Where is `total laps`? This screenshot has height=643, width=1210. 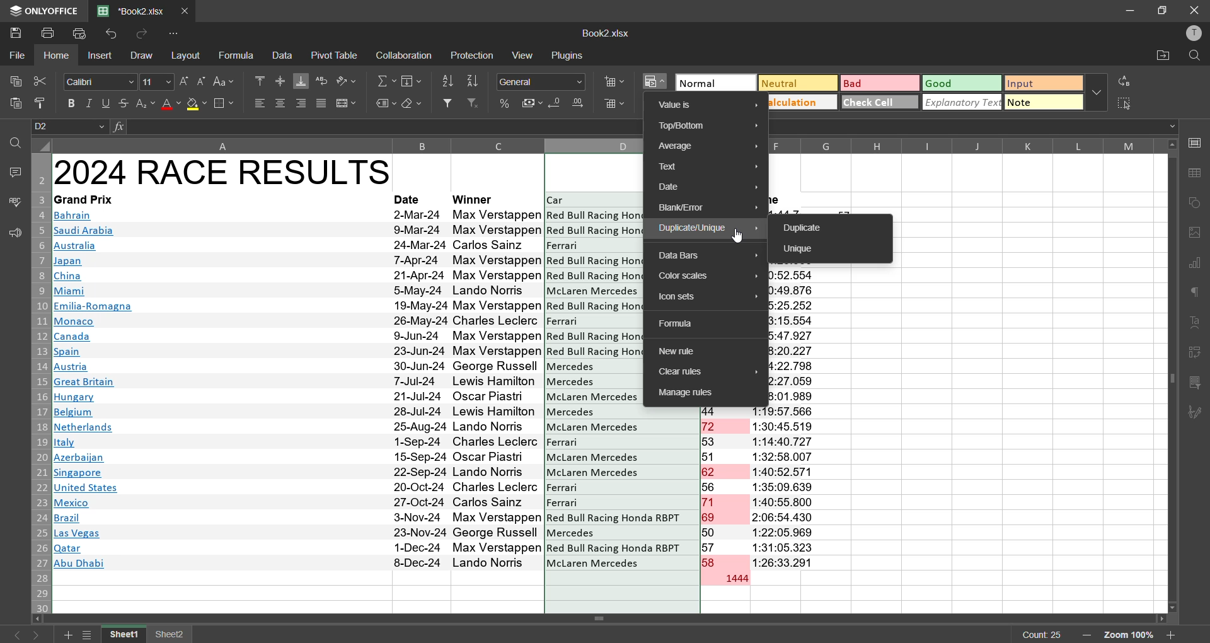 total laps is located at coordinates (735, 579).